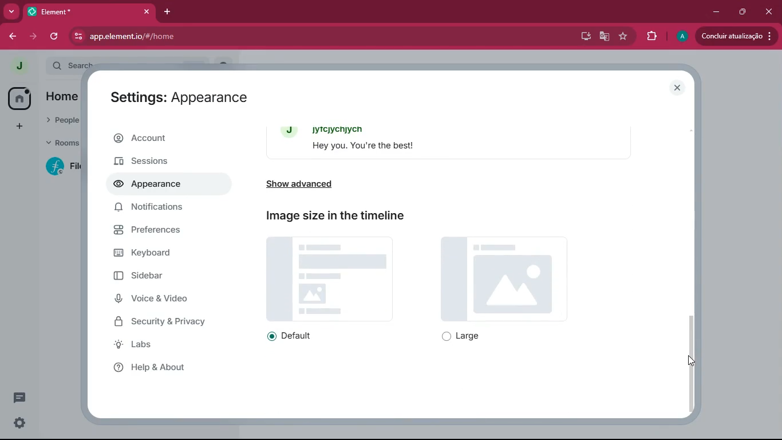  I want to click on back, so click(12, 36).